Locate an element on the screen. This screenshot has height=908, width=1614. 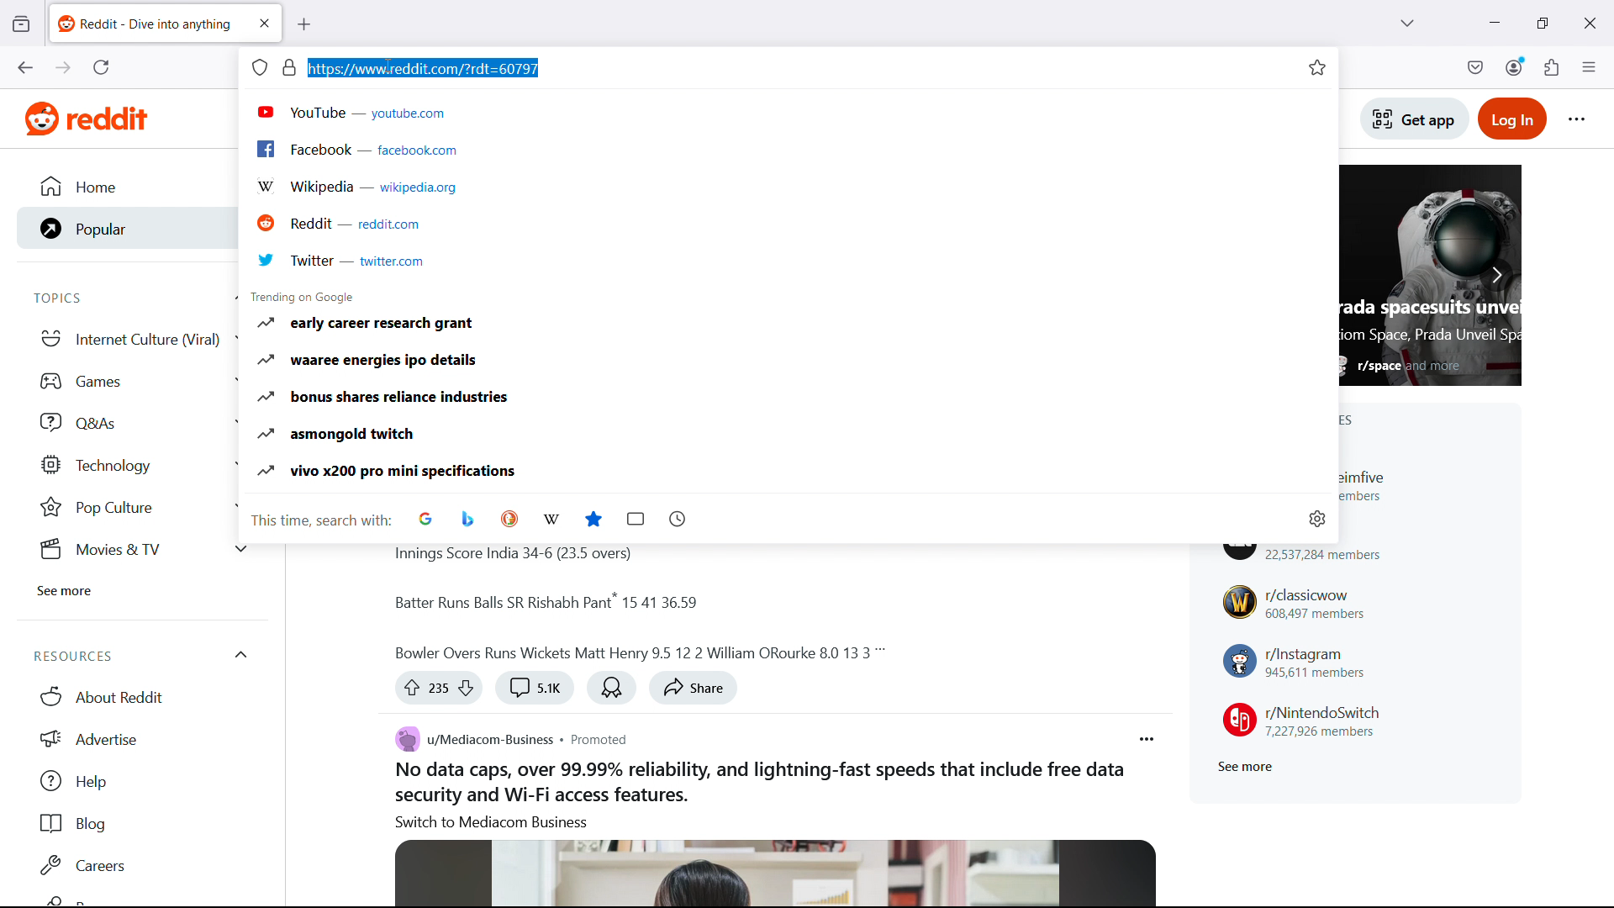
Login to reddit is located at coordinates (1515, 118).